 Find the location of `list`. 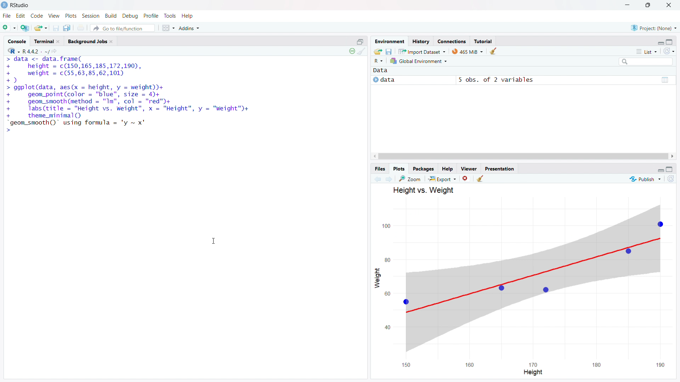

list is located at coordinates (646, 51).